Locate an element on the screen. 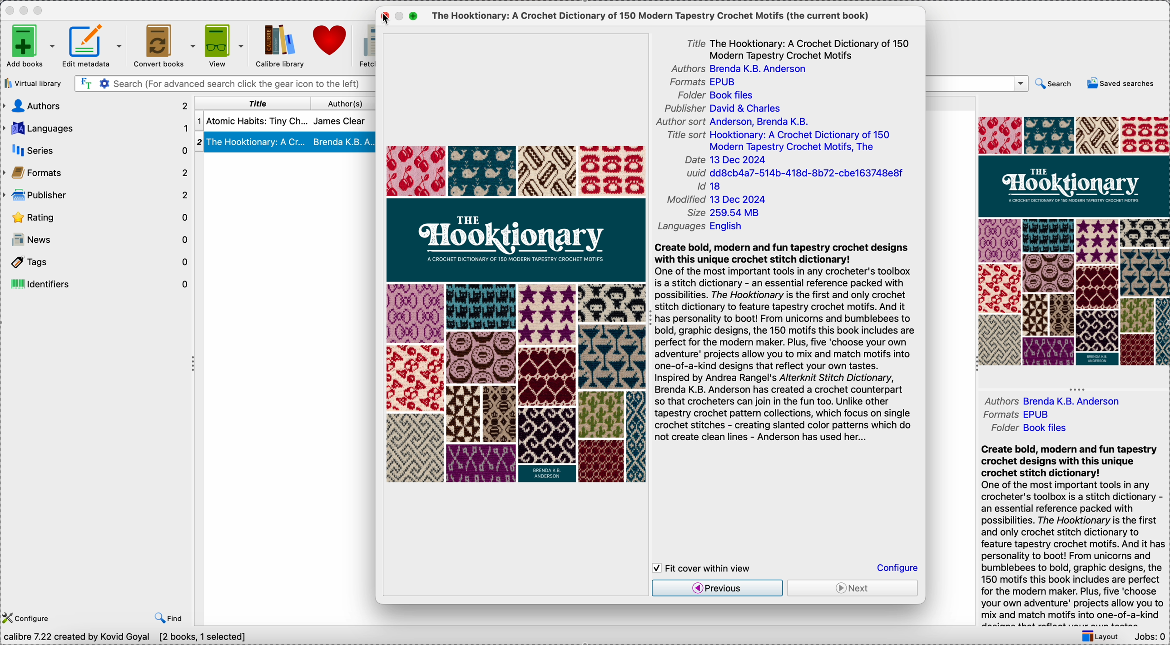 The width and height of the screenshot is (1170, 645). jobs: 0 is located at coordinates (1150, 635).